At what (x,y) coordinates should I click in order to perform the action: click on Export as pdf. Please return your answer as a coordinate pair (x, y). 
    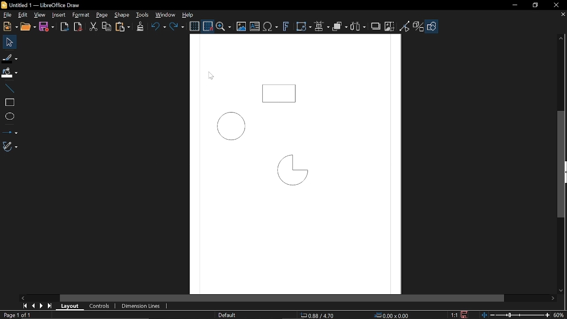
    Looking at the image, I should click on (78, 27).